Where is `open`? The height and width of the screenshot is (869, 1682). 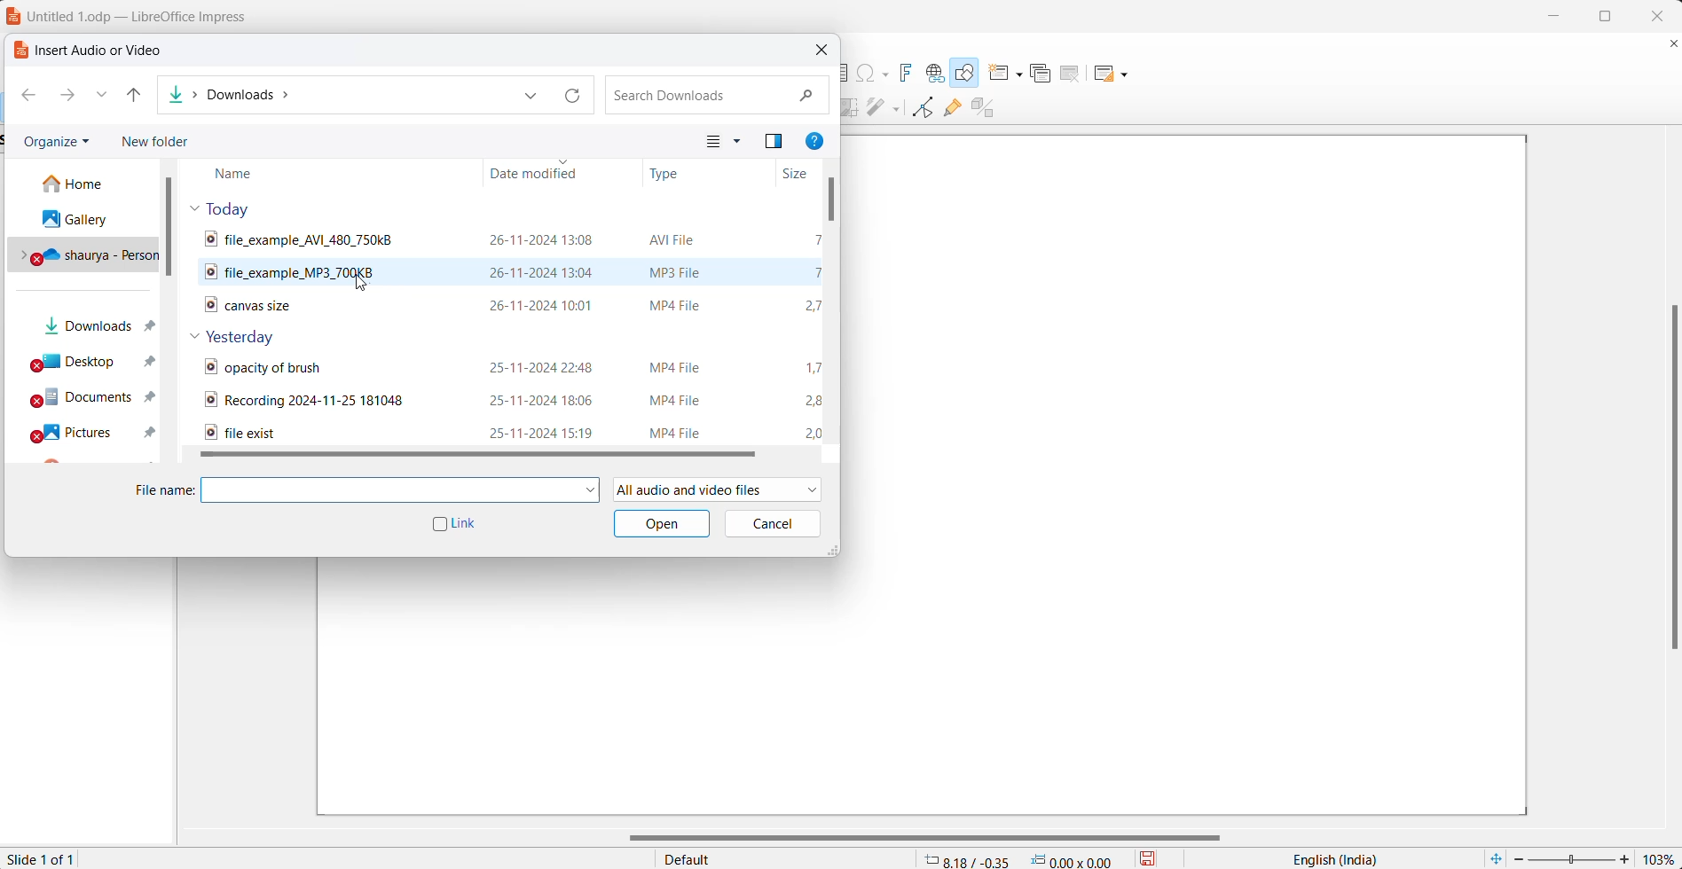 open is located at coordinates (660, 524).